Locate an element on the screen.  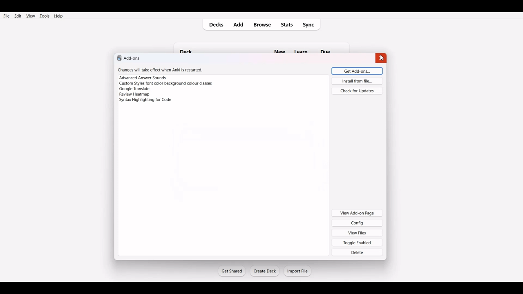
Install from file is located at coordinates (357, 81).